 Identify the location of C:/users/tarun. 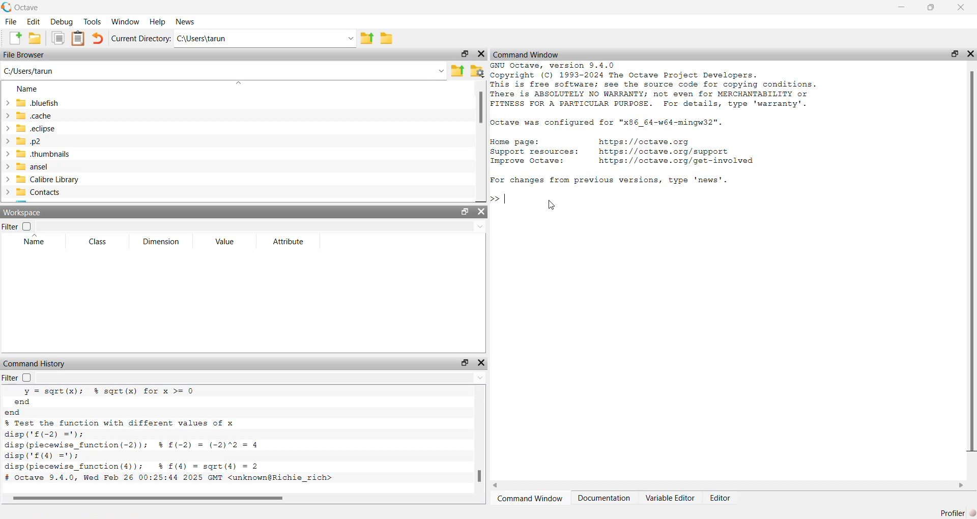
(223, 70).